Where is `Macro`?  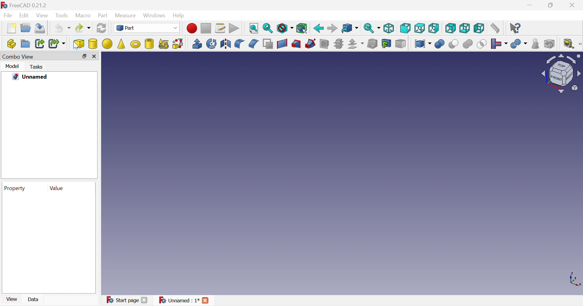 Macro is located at coordinates (83, 16).